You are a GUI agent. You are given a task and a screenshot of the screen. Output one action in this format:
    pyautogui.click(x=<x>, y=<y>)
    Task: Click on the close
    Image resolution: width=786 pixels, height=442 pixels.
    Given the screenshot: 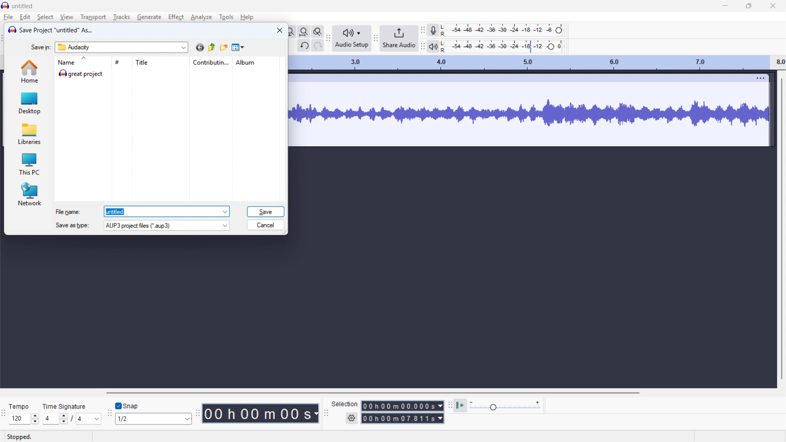 What is the action you would take?
    pyautogui.click(x=772, y=6)
    